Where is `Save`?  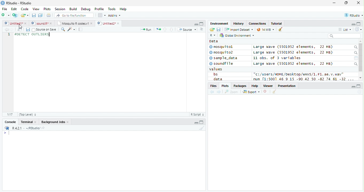
Save is located at coordinates (219, 29).